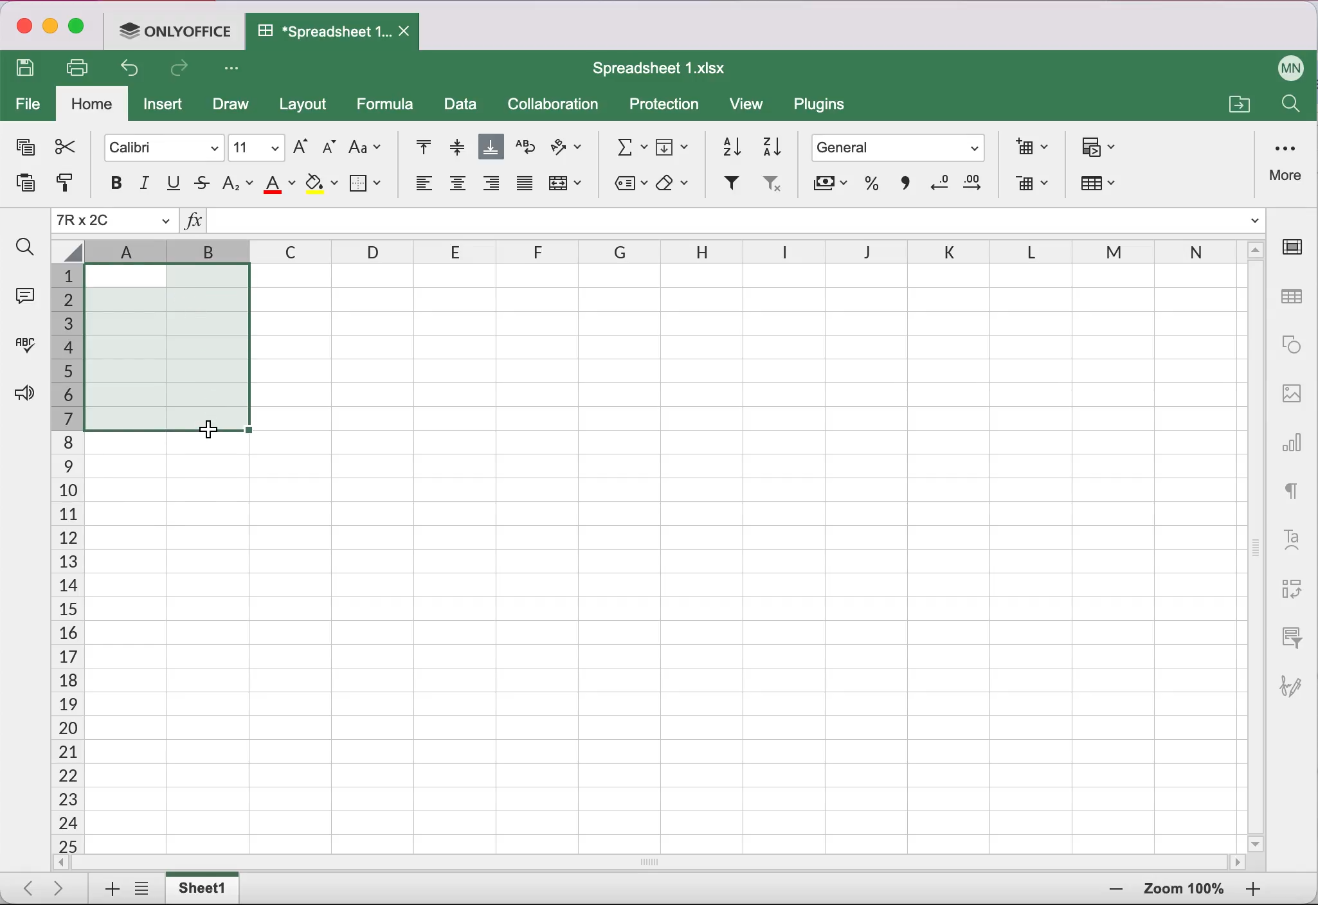  I want to click on slicer, so click(1289, 636).